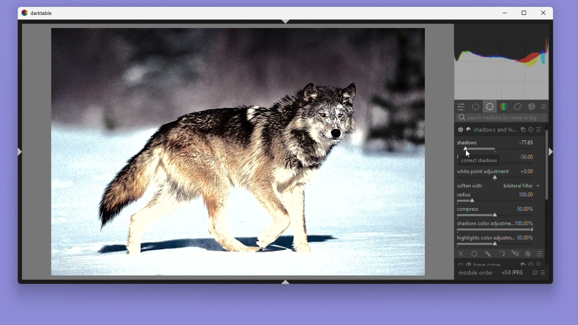 This screenshot has height=325, width=578. What do you see at coordinates (478, 161) in the screenshot?
I see `correct shadows` at bounding box center [478, 161].